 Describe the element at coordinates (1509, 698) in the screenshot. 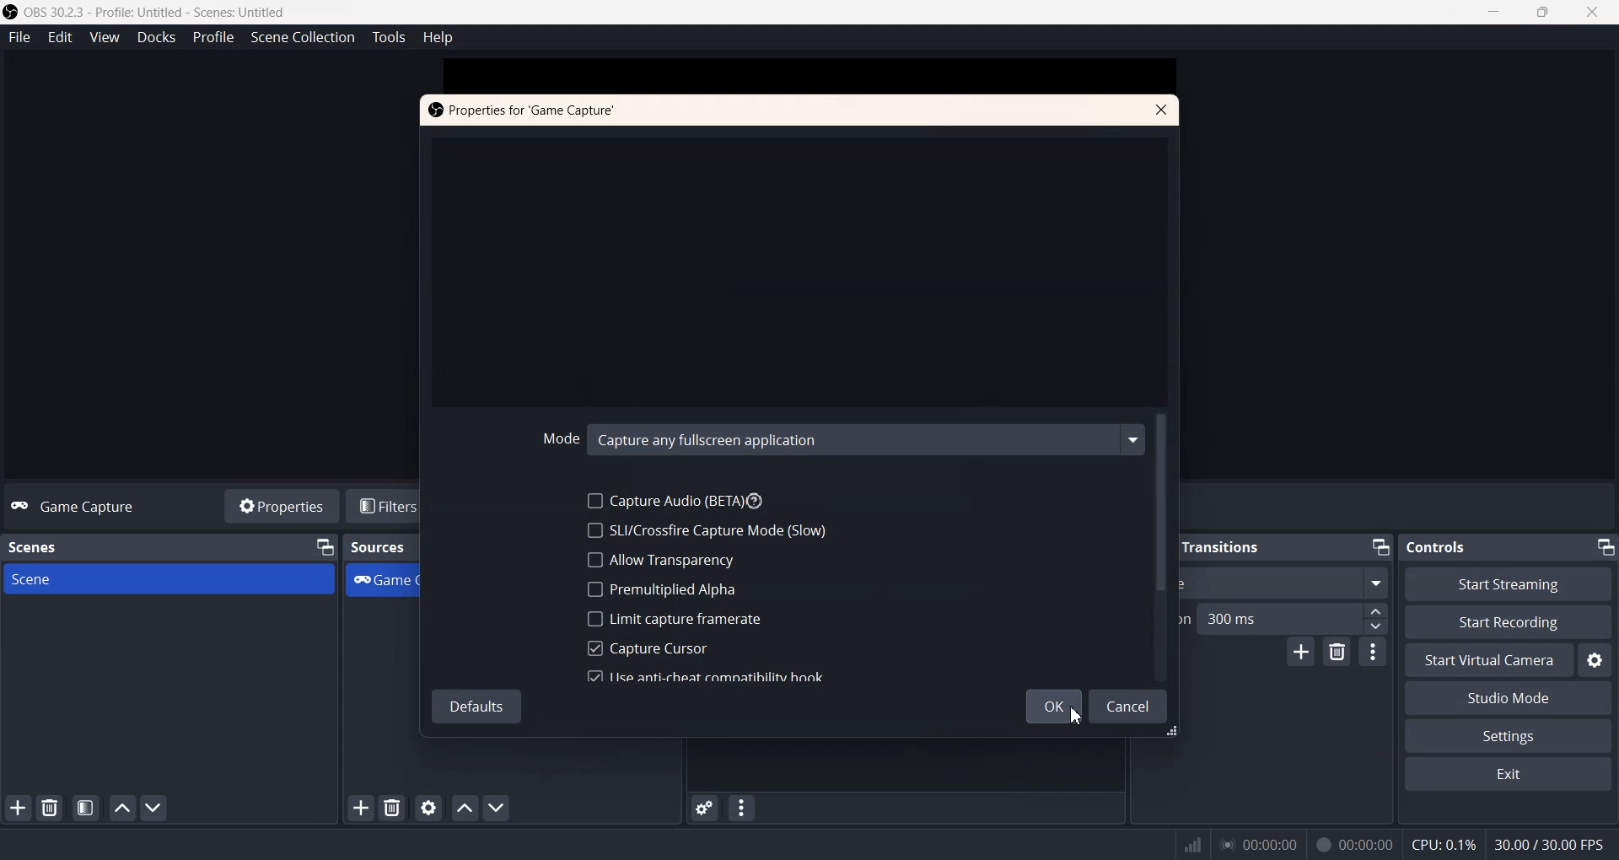

I see `Studio Mode` at that location.